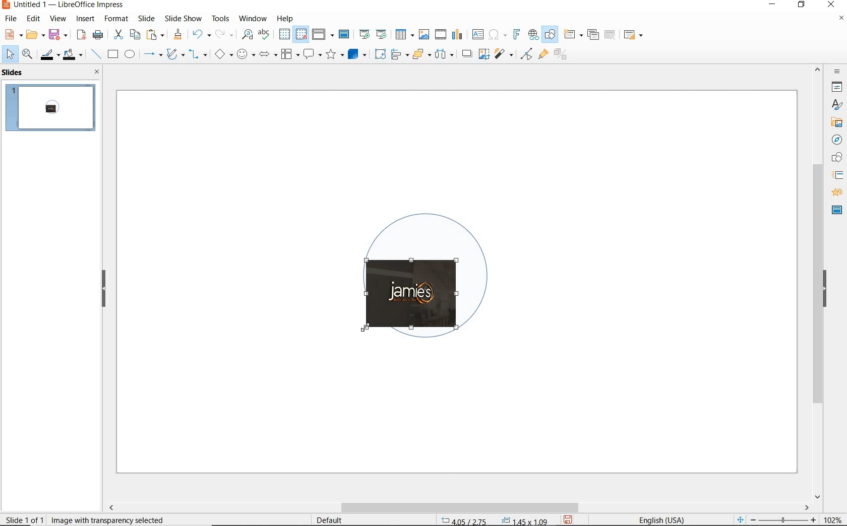  I want to click on toggle extrusion, so click(563, 55).